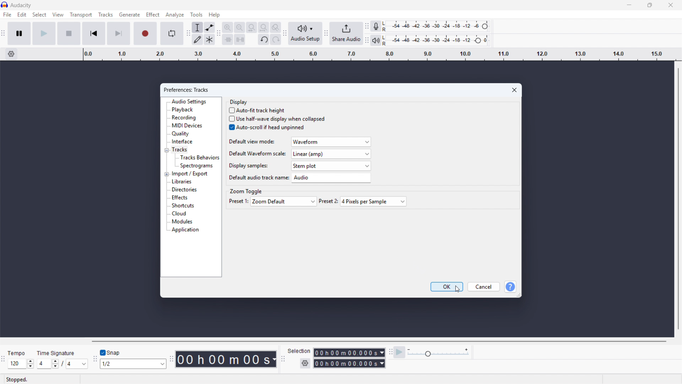 The height and width of the screenshot is (384, 682). What do you see at coordinates (285, 34) in the screenshot?
I see `audio setup toolbar` at bounding box center [285, 34].